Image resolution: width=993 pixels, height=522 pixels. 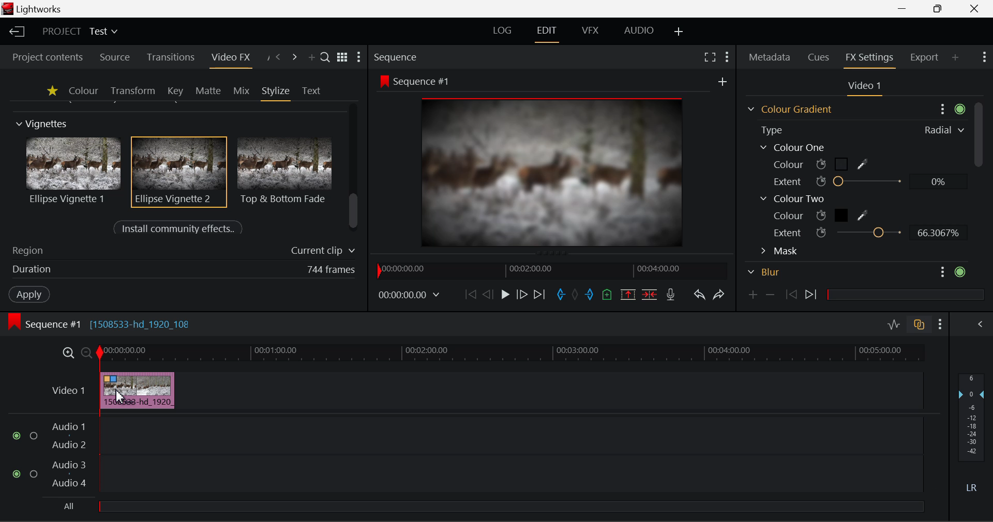 I want to click on Go Forward, so click(x=522, y=295).